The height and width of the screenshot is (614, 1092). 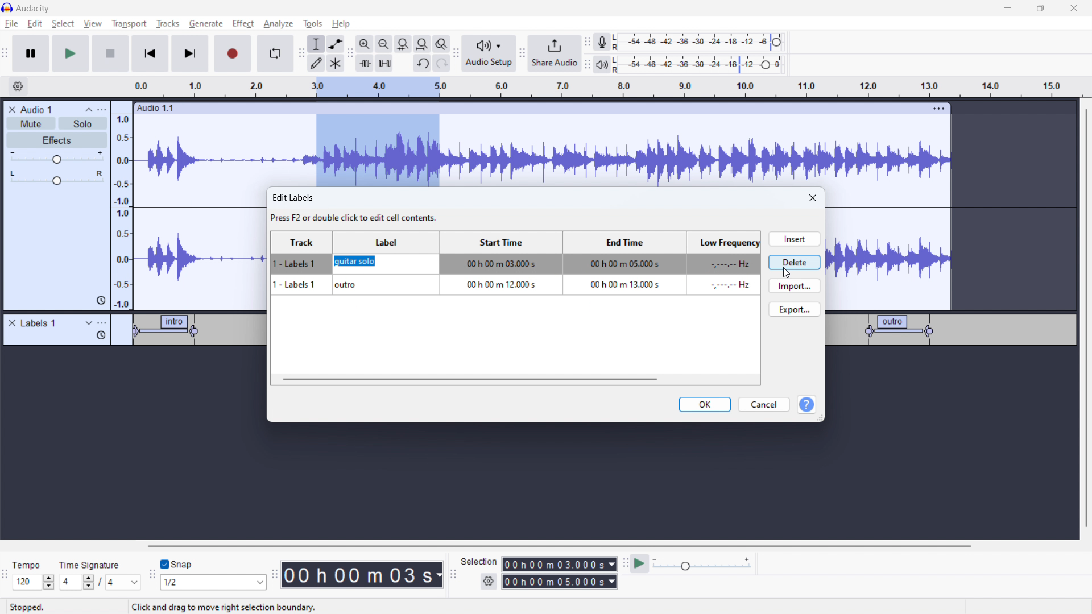 I want to click on selection tool, so click(x=316, y=44).